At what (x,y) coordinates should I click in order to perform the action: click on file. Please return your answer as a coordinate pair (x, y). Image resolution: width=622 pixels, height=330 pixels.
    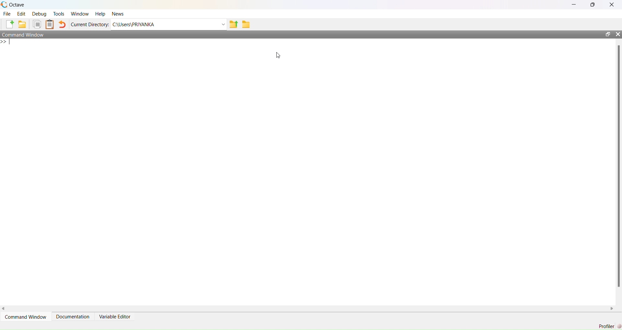
    Looking at the image, I should click on (7, 14).